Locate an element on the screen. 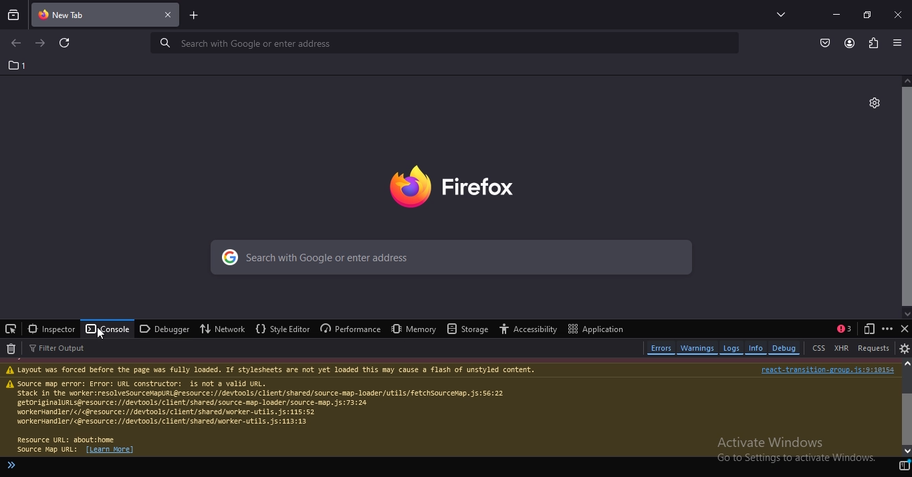  close is located at coordinates (904, 328).